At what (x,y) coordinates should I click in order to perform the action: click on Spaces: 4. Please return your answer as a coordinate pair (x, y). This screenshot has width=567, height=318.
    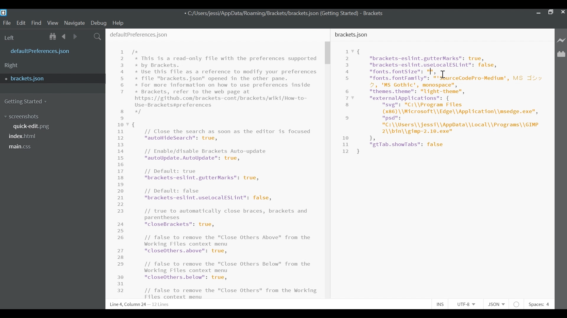
    Looking at the image, I should click on (541, 303).